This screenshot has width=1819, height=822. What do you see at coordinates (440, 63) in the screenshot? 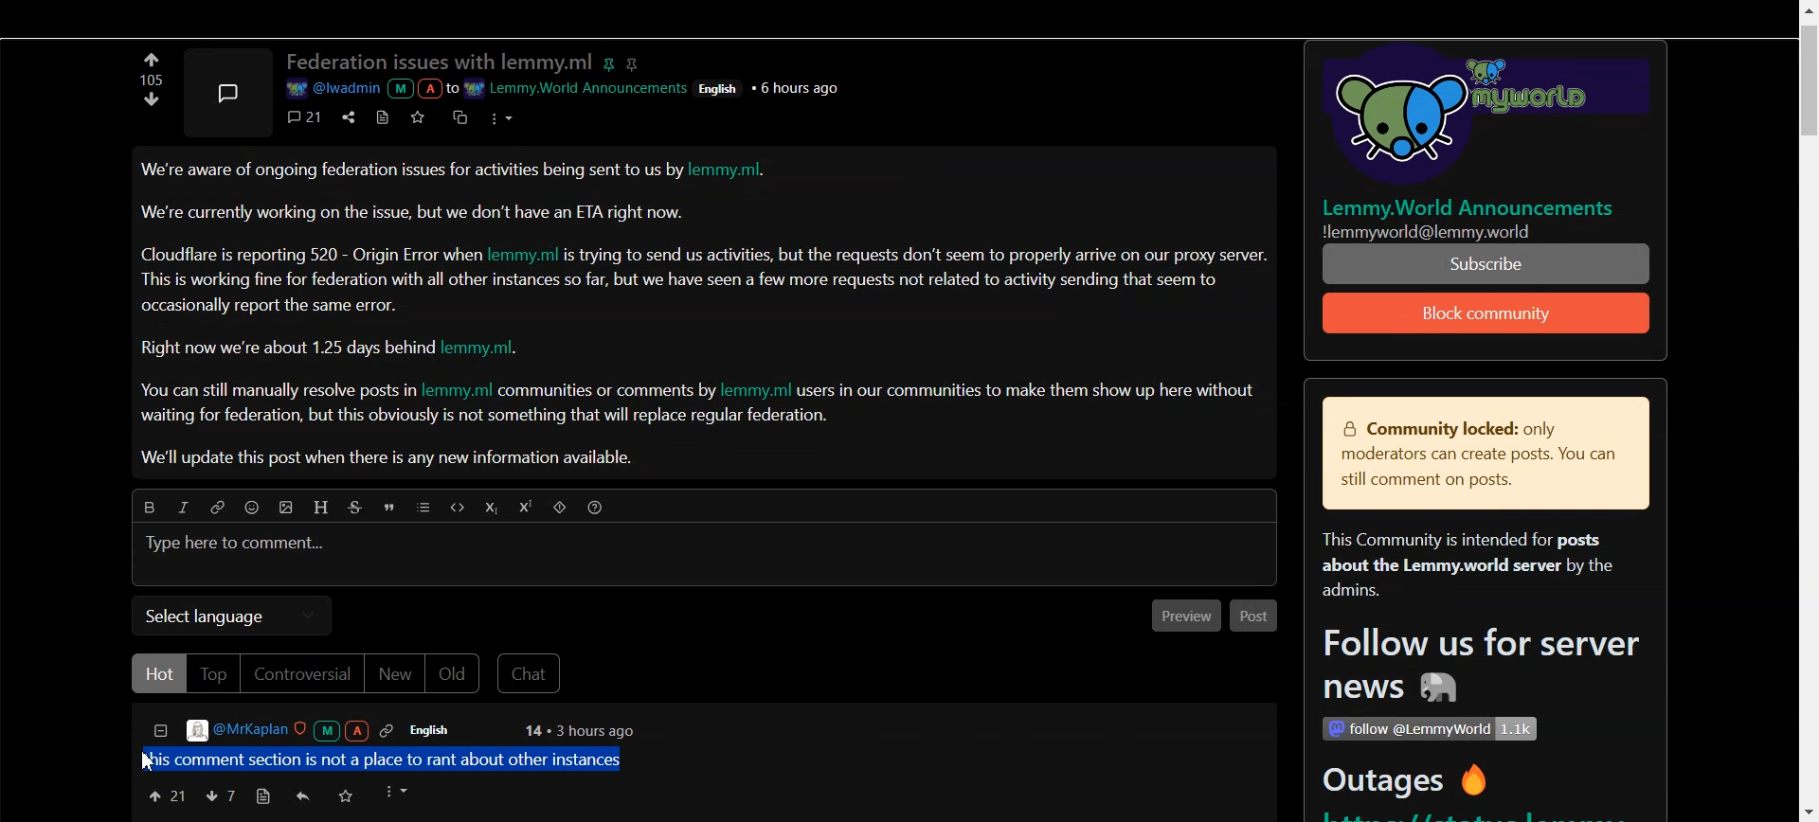
I see `Federation issues with lemmy.ml` at bounding box center [440, 63].